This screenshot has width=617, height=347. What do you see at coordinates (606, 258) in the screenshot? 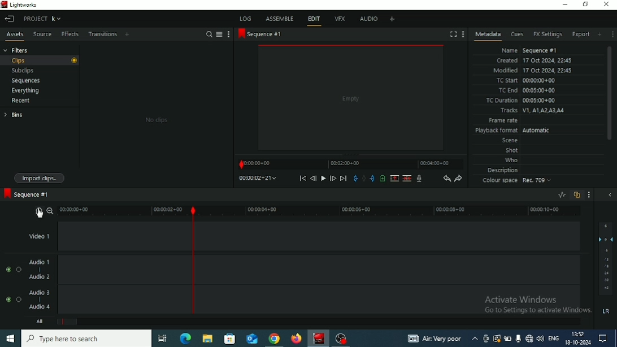
I see `Audio output level ` at bounding box center [606, 258].